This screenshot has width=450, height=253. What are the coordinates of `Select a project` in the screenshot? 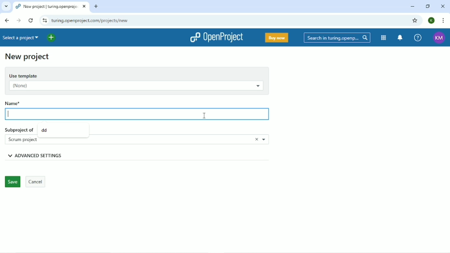 It's located at (22, 37).